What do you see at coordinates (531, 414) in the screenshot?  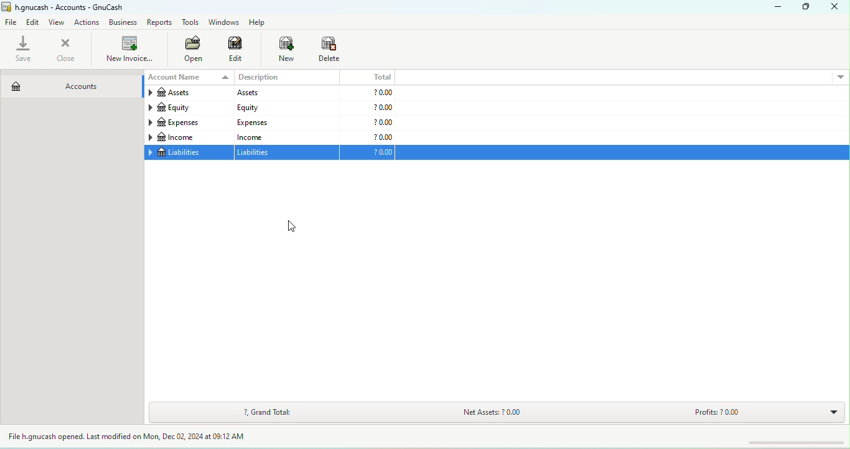 I see `net assets ?0.00` at bounding box center [531, 414].